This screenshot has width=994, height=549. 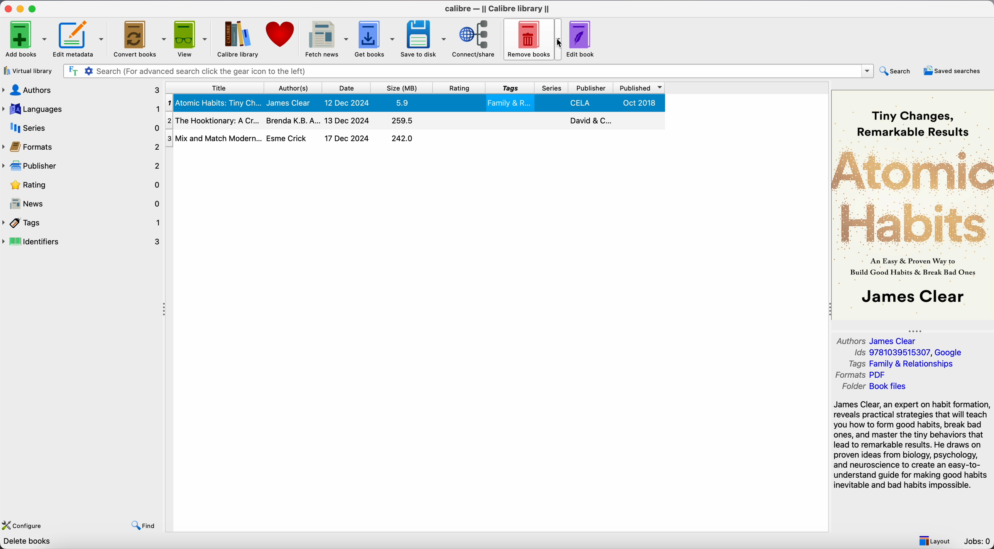 I want to click on 12 Dec 2024, so click(x=348, y=102).